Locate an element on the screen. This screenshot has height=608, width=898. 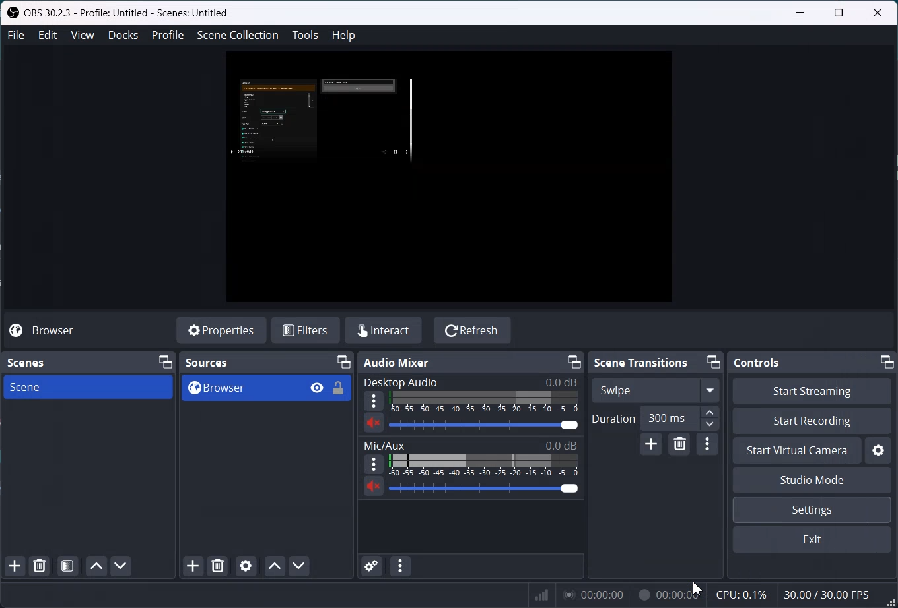
Refresh is located at coordinates (473, 330).